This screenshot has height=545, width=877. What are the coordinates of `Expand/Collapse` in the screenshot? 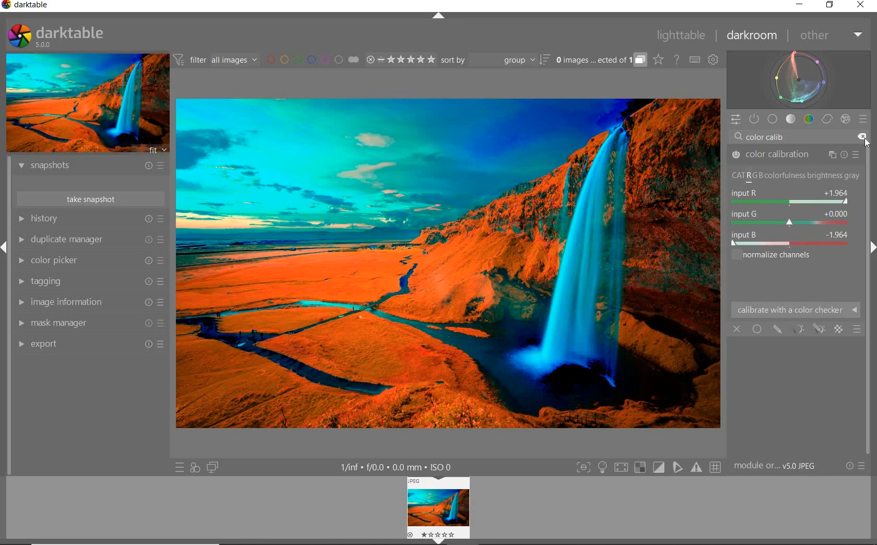 It's located at (872, 249).